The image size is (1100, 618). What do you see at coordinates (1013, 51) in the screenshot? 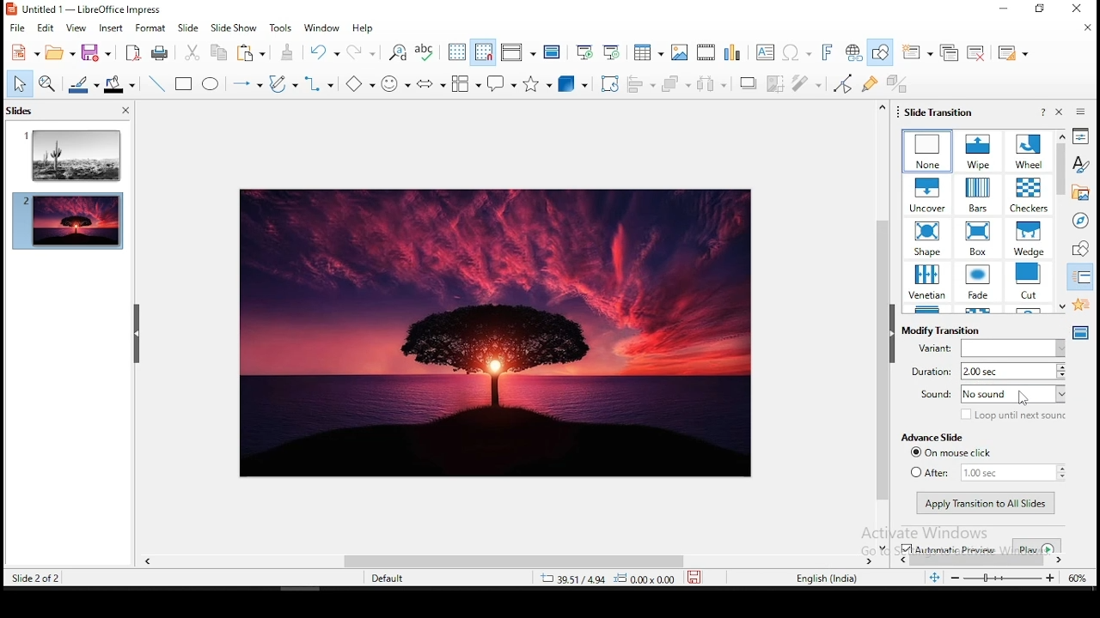
I see `slide layout` at bounding box center [1013, 51].